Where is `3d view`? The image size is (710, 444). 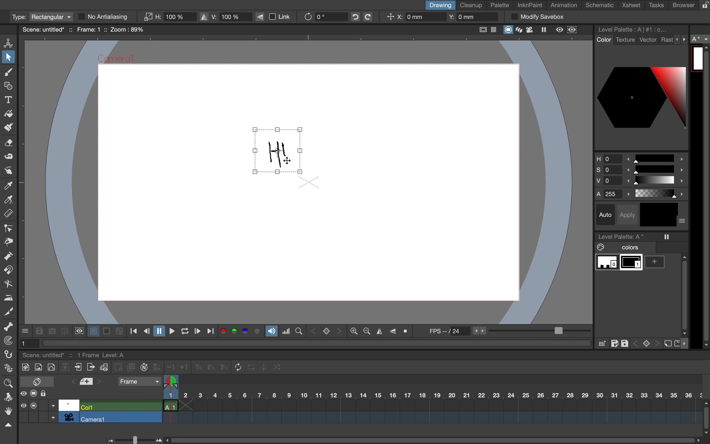 3d view is located at coordinates (520, 30).